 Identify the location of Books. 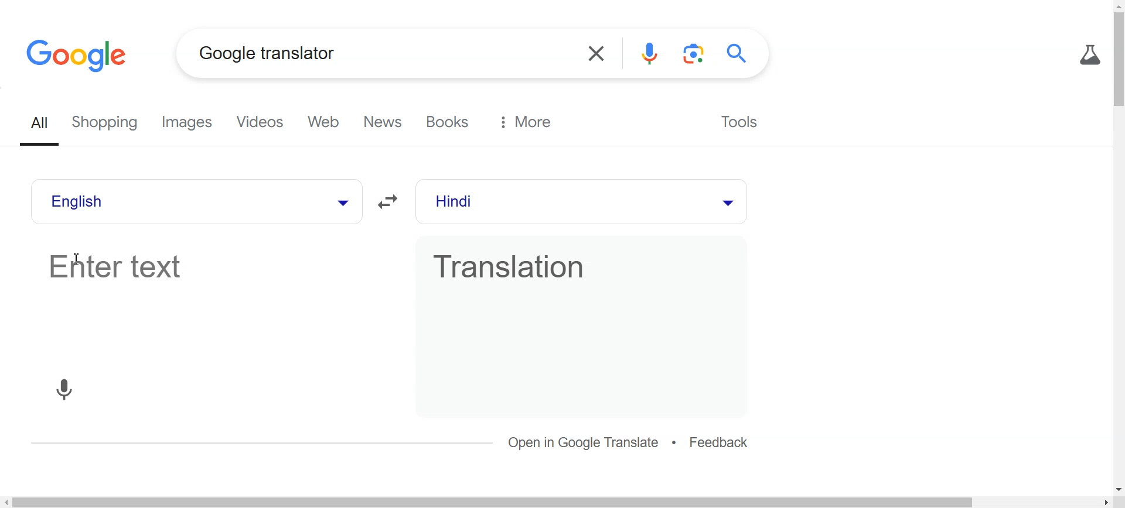
(450, 122).